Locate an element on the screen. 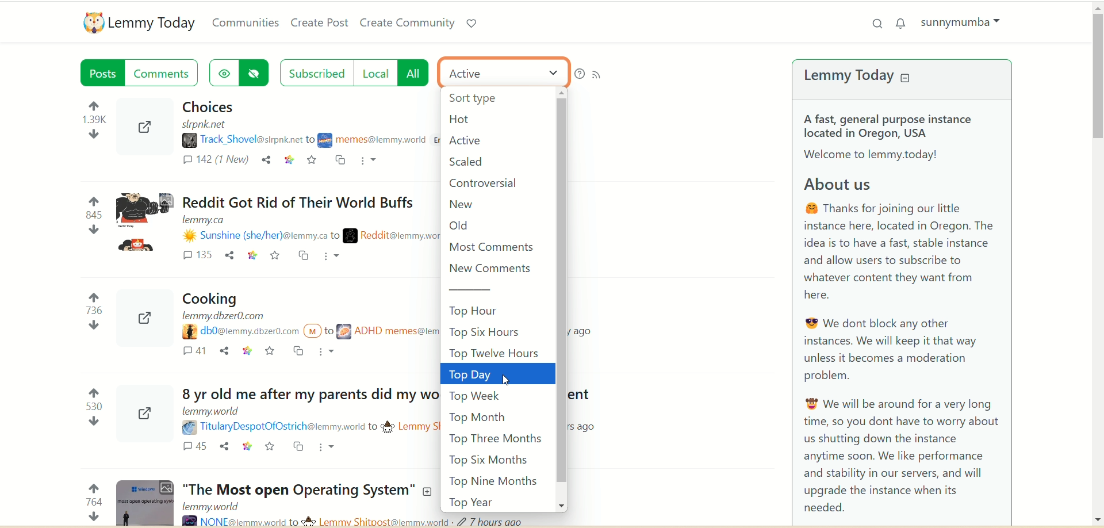  top month is located at coordinates (477, 416).